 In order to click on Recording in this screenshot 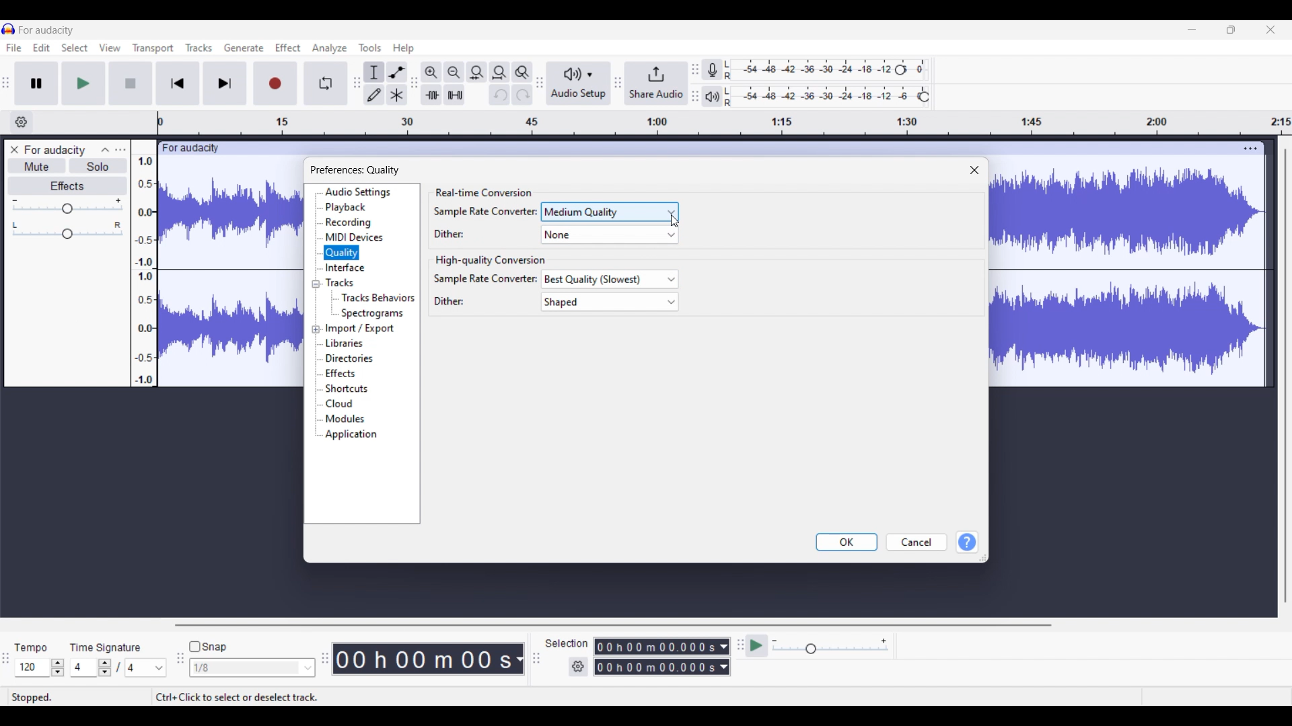, I will do `click(349, 223)`.